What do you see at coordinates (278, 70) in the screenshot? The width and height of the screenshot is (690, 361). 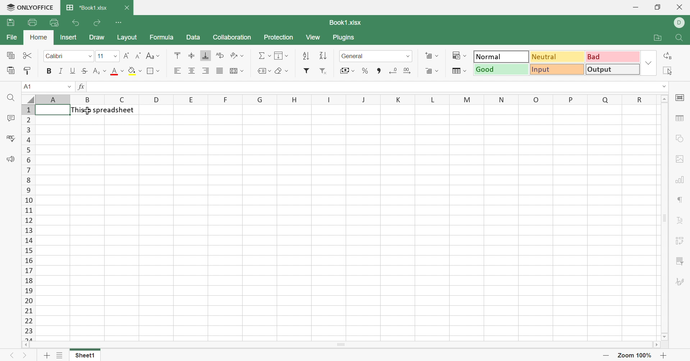 I see `Clear` at bounding box center [278, 70].